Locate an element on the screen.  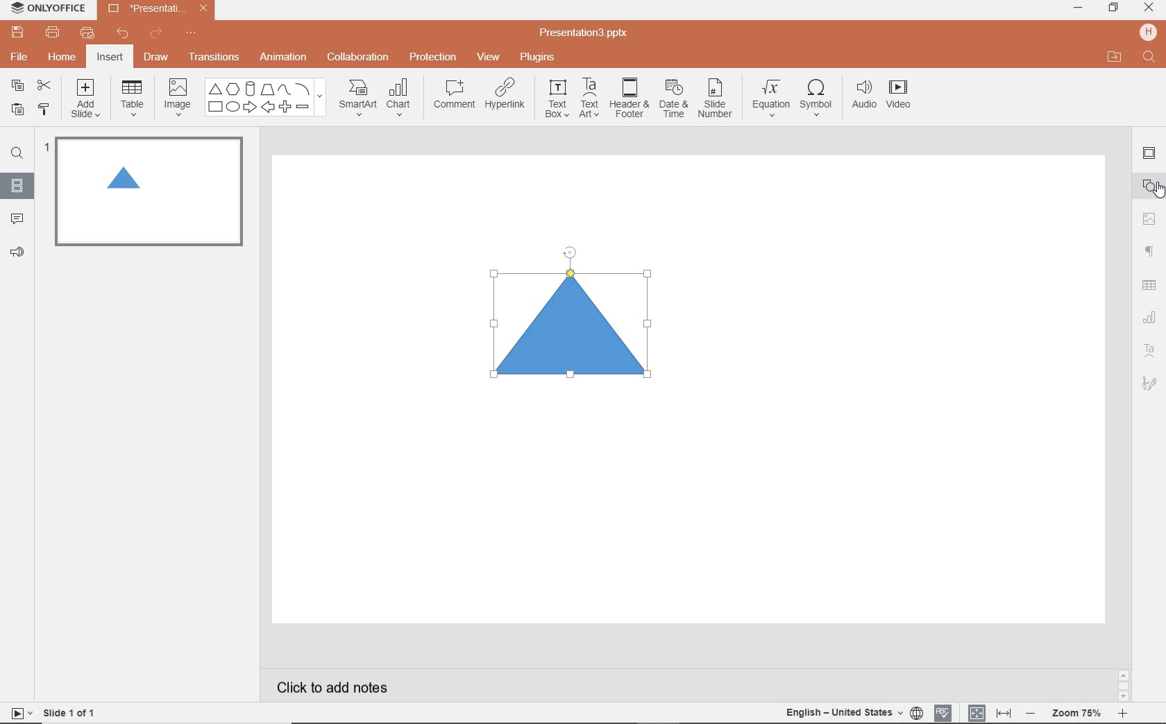
SPELL CHECKING is located at coordinates (947, 711).